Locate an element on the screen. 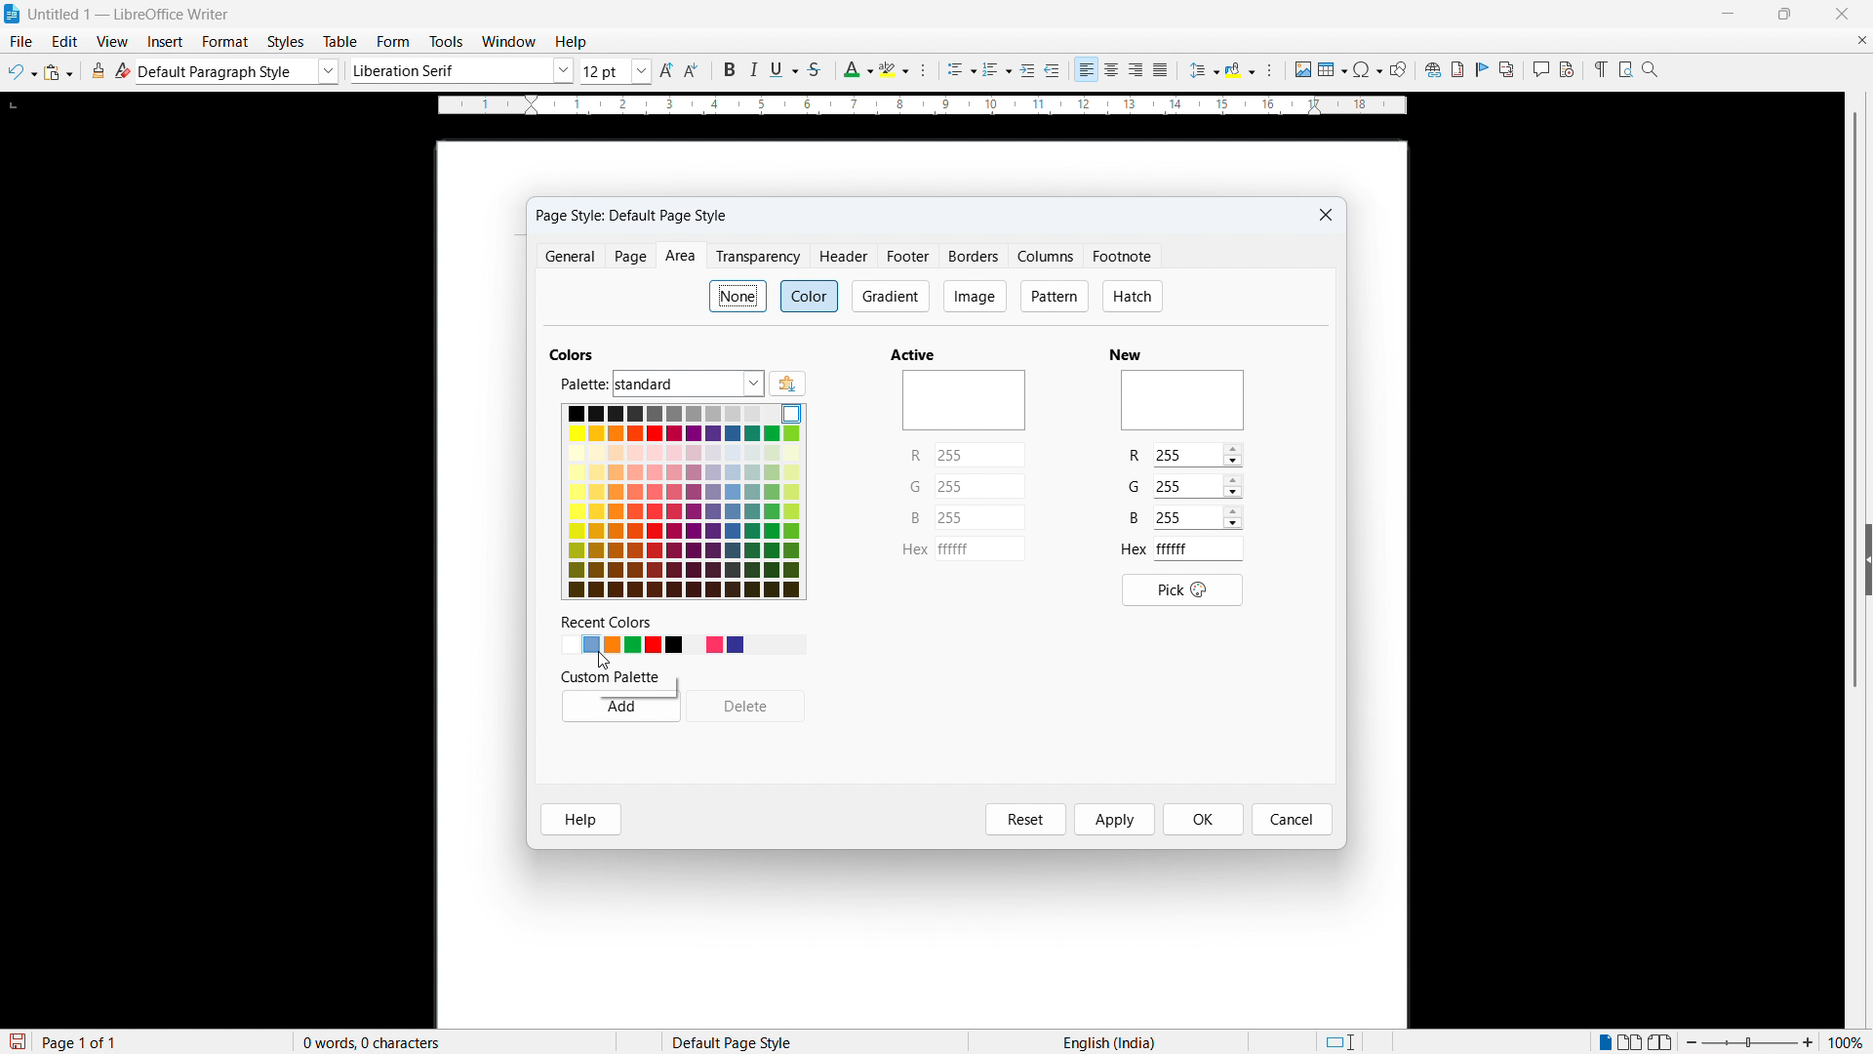 This screenshot has width=1873, height=1054. Toggle formatting marks  is located at coordinates (1598, 68).